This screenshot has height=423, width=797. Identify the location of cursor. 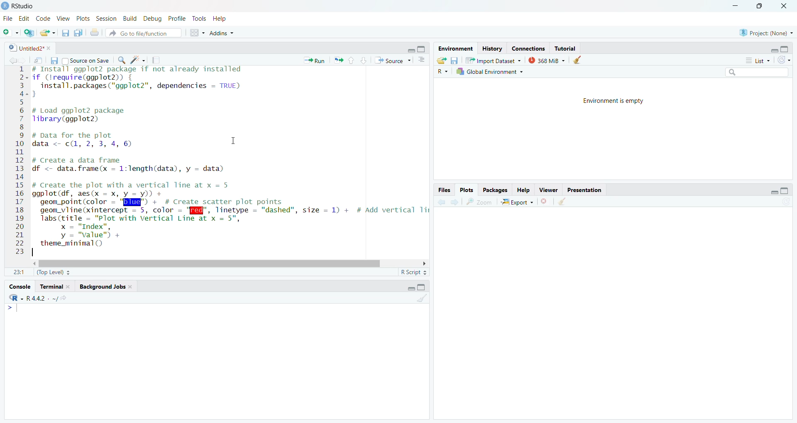
(234, 141).